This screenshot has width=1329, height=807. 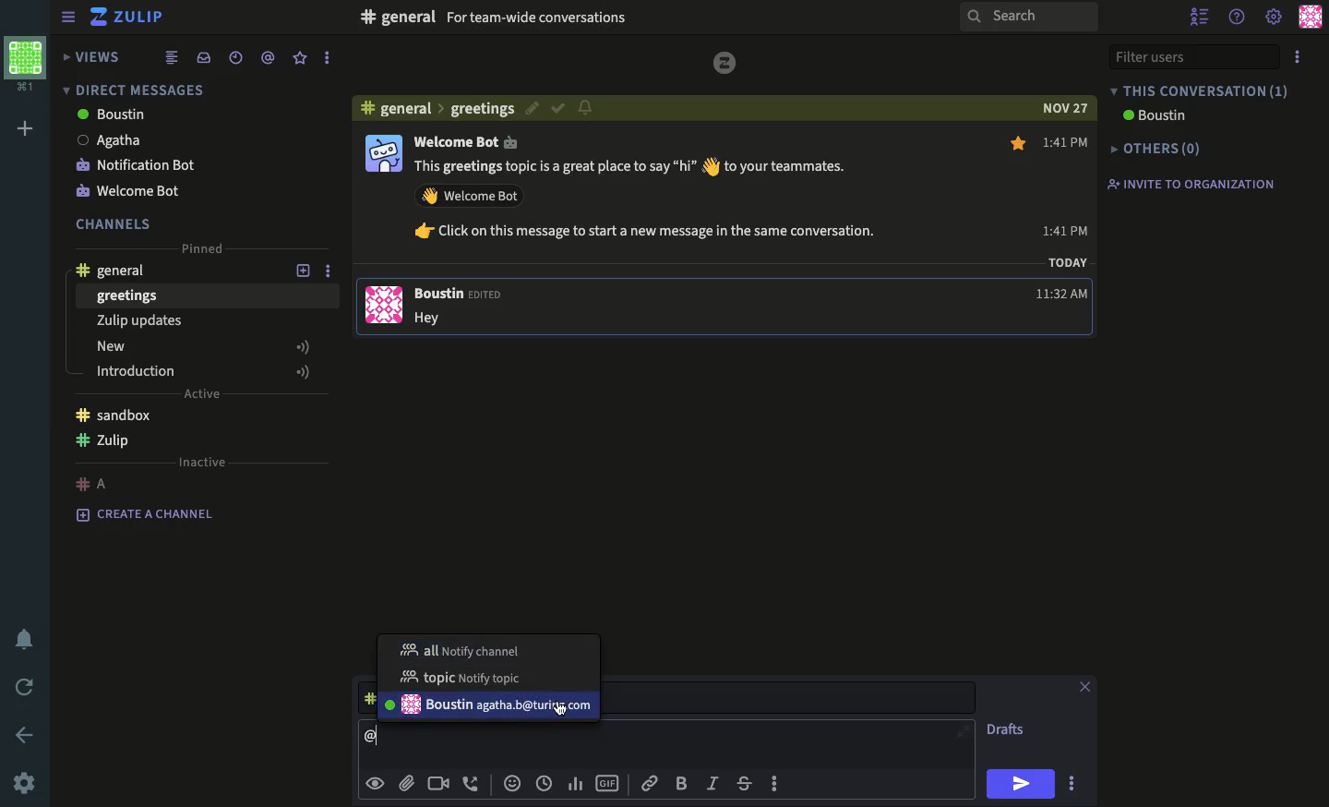 I want to click on NOV 27, so click(x=1068, y=109).